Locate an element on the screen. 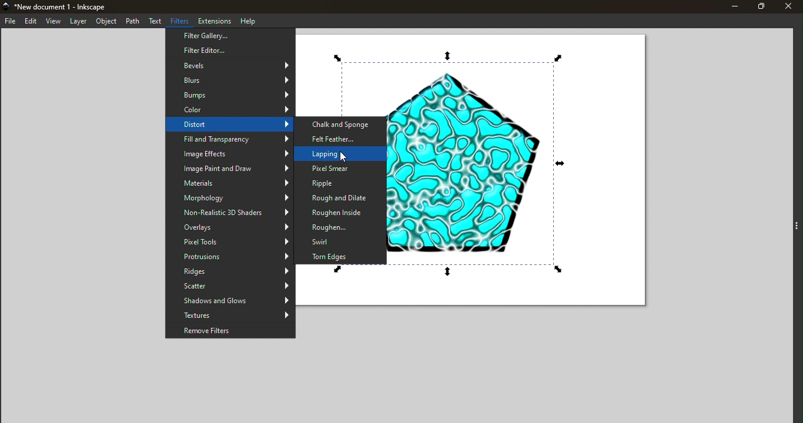 Image resolution: width=803 pixels, height=423 pixels. Materials is located at coordinates (230, 183).